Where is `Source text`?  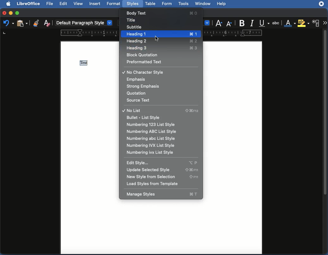
Source text is located at coordinates (141, 100).